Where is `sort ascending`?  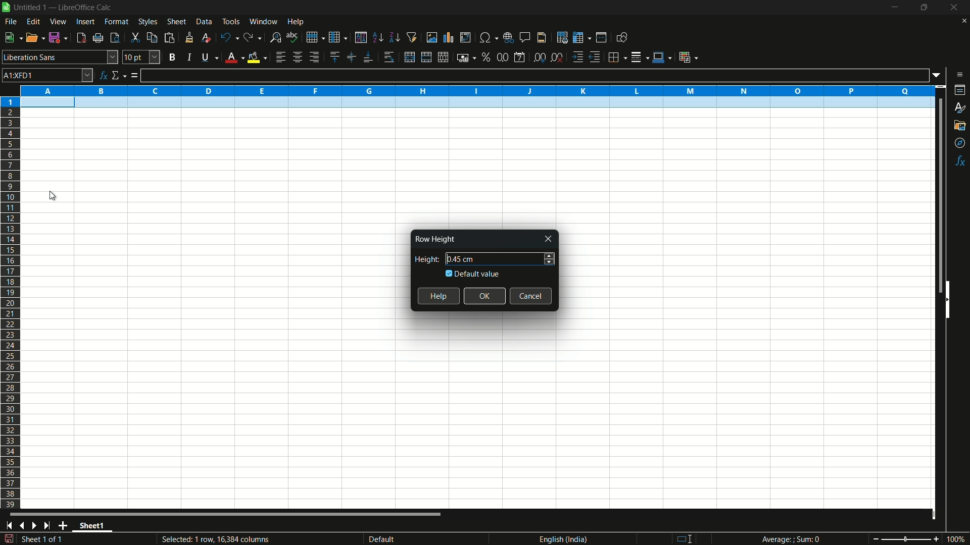 sort ascending is located at coordinates (377, 38).